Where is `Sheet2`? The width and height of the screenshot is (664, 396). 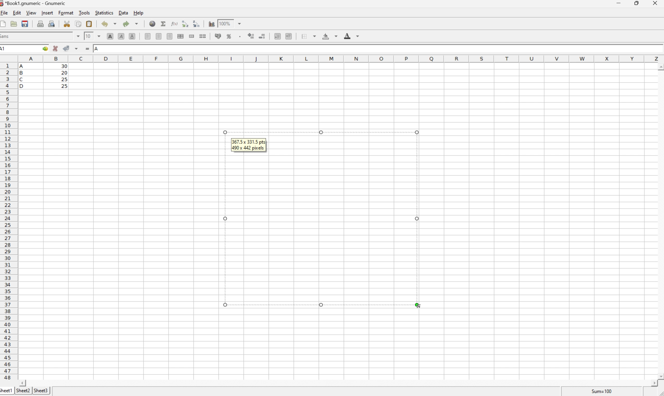
Sheet2 is located at coordinates (23, 391).